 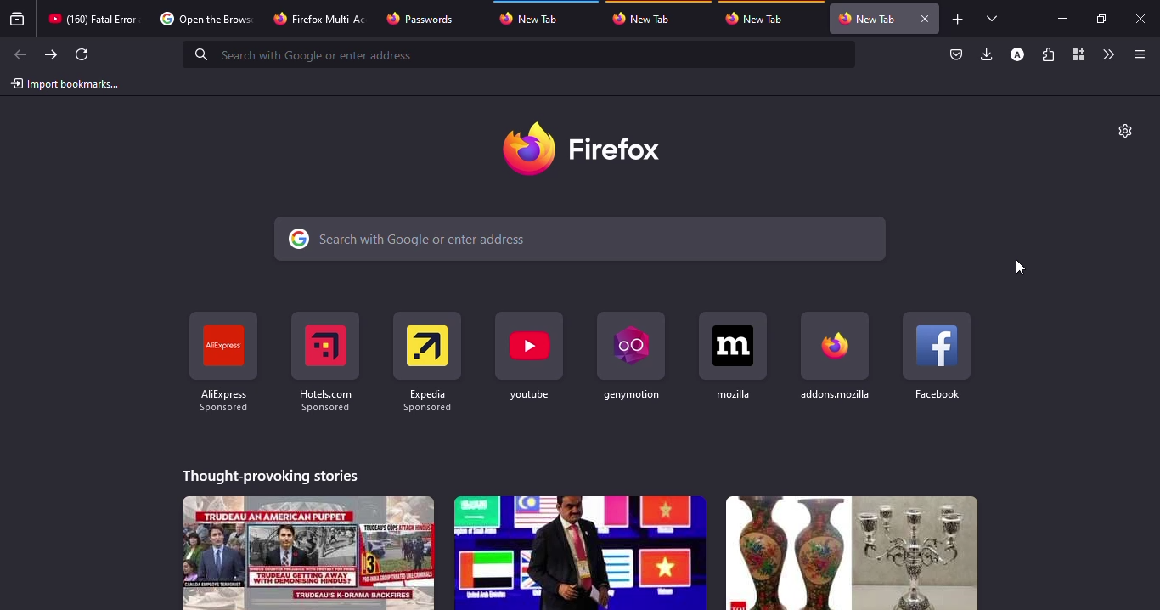 What do you see at coordinates (1109, 53) in the screenshot?
I see `more tools` at bounding box center [1109, 53].